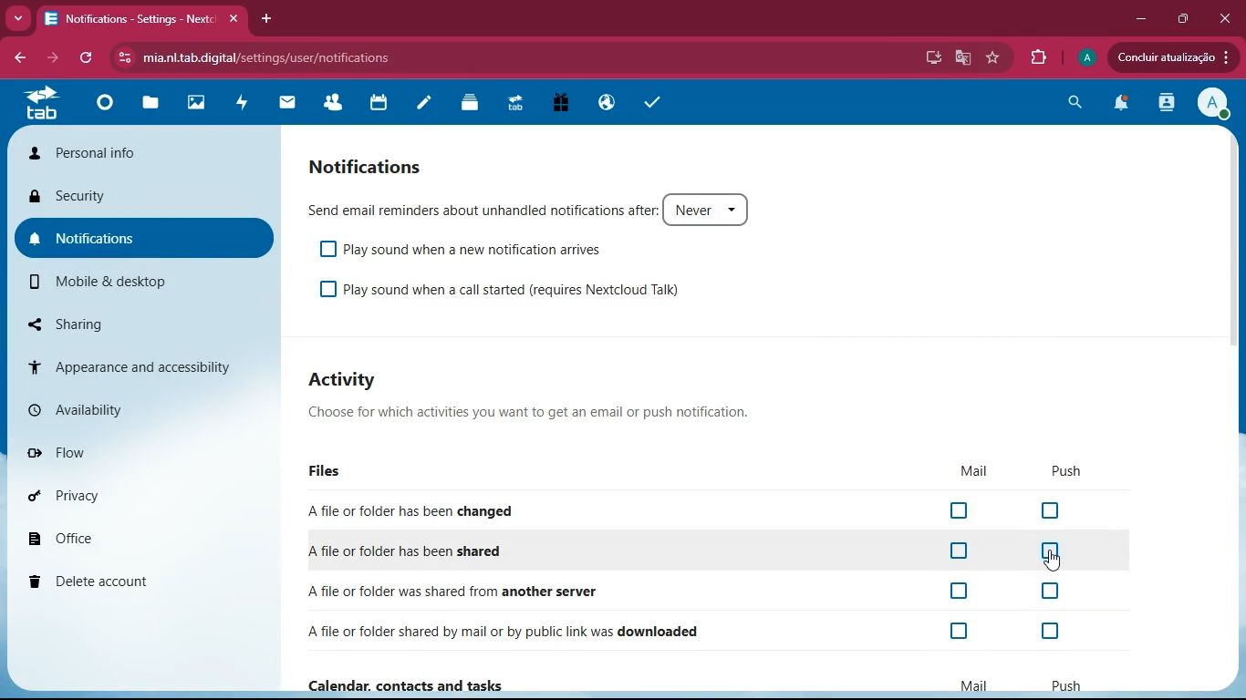  Describe the element at coordinates (551, 590) in the screenshot. I see `another server` at that location.